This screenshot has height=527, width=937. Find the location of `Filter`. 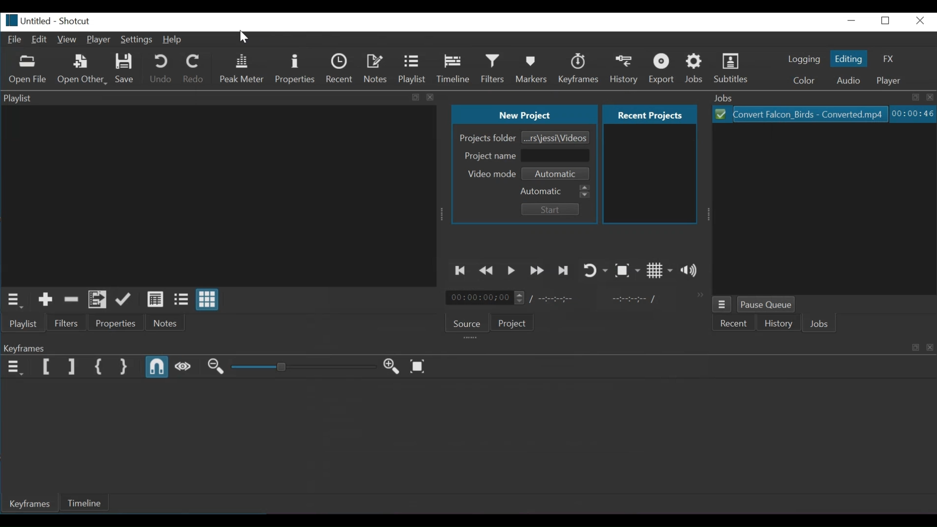

Filter is located at coordinates (67, 324).